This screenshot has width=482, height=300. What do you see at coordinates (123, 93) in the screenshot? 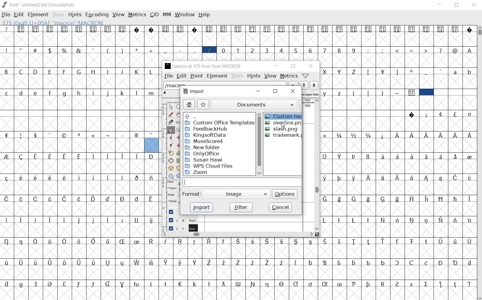
I see `k` at bounding box center [123, 93].